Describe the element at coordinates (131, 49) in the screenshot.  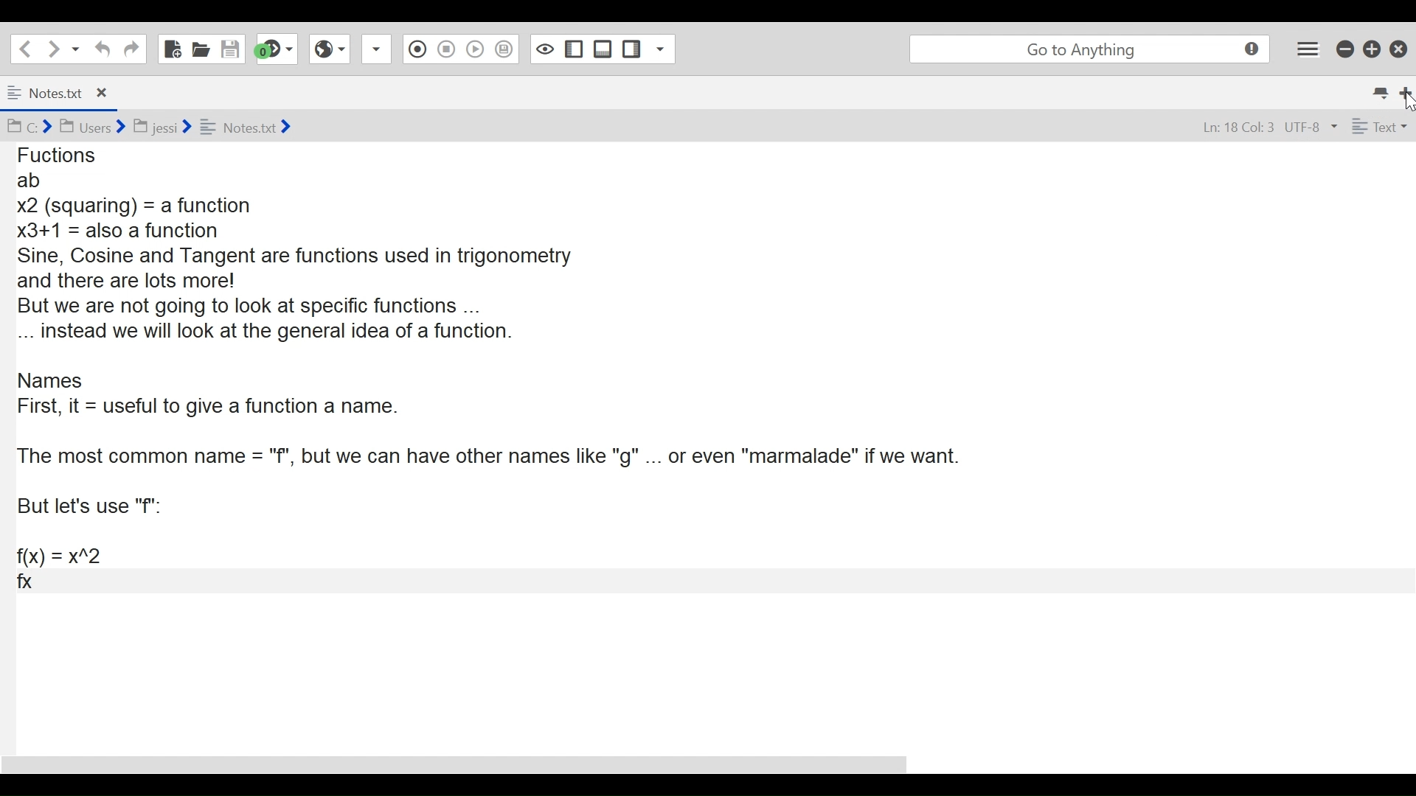
I see `Redo last action` at that location.